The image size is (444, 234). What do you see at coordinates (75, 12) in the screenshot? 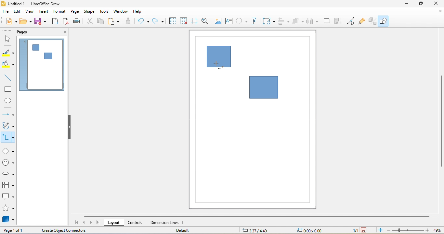
I see `page` at bounding box center [75, 12].